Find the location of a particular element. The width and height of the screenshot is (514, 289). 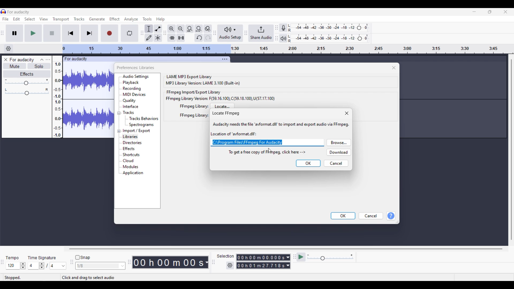

Audacity needs the file 'avformat .dll' to import and export audio via FFmpeg. is located at coordinates (281, 124).